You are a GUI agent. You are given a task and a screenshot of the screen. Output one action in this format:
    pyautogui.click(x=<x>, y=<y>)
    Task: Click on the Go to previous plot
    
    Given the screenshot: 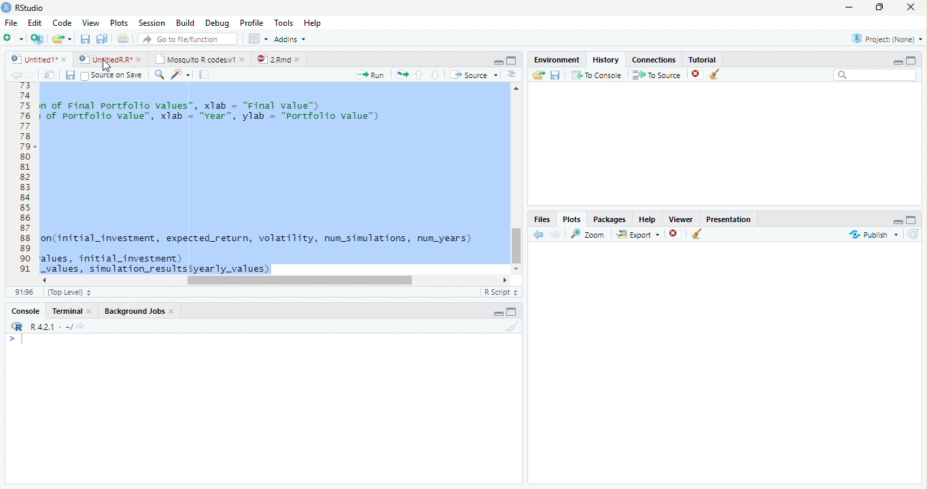 What is the action you would take?
    pyautogui.click(x=539, y=234)
    